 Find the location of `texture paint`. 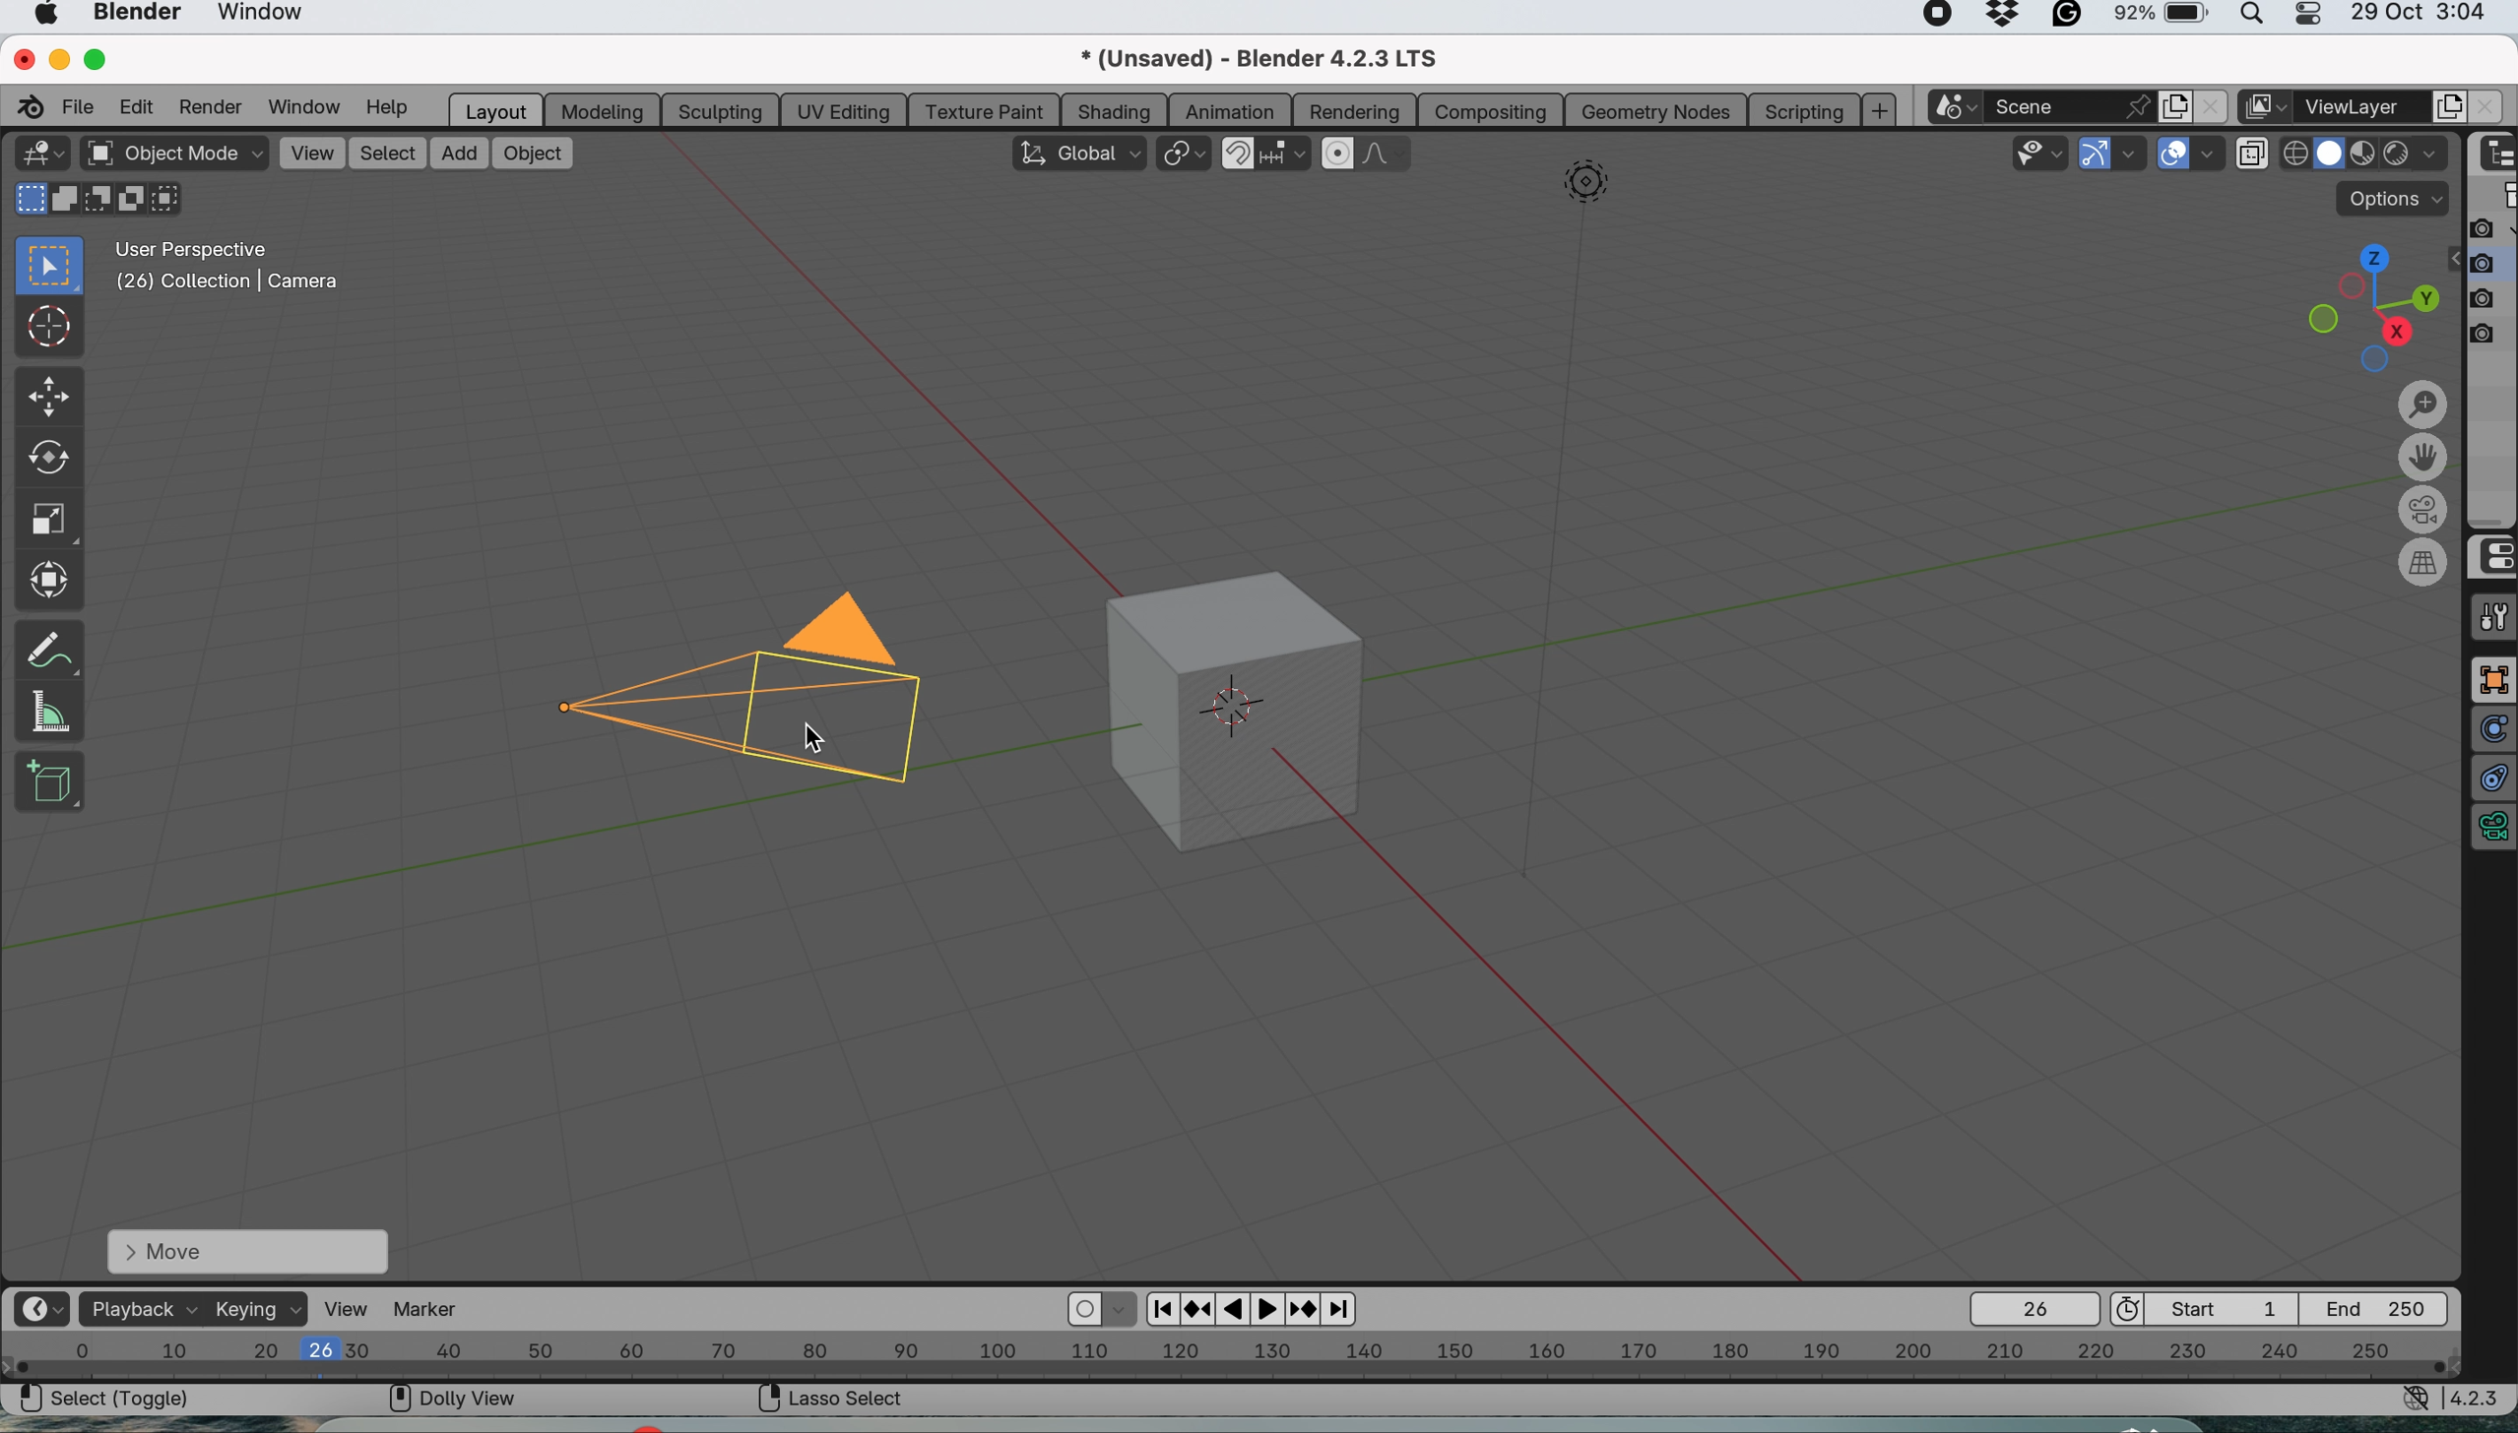

texture paint is located at coordinates (983, 110).